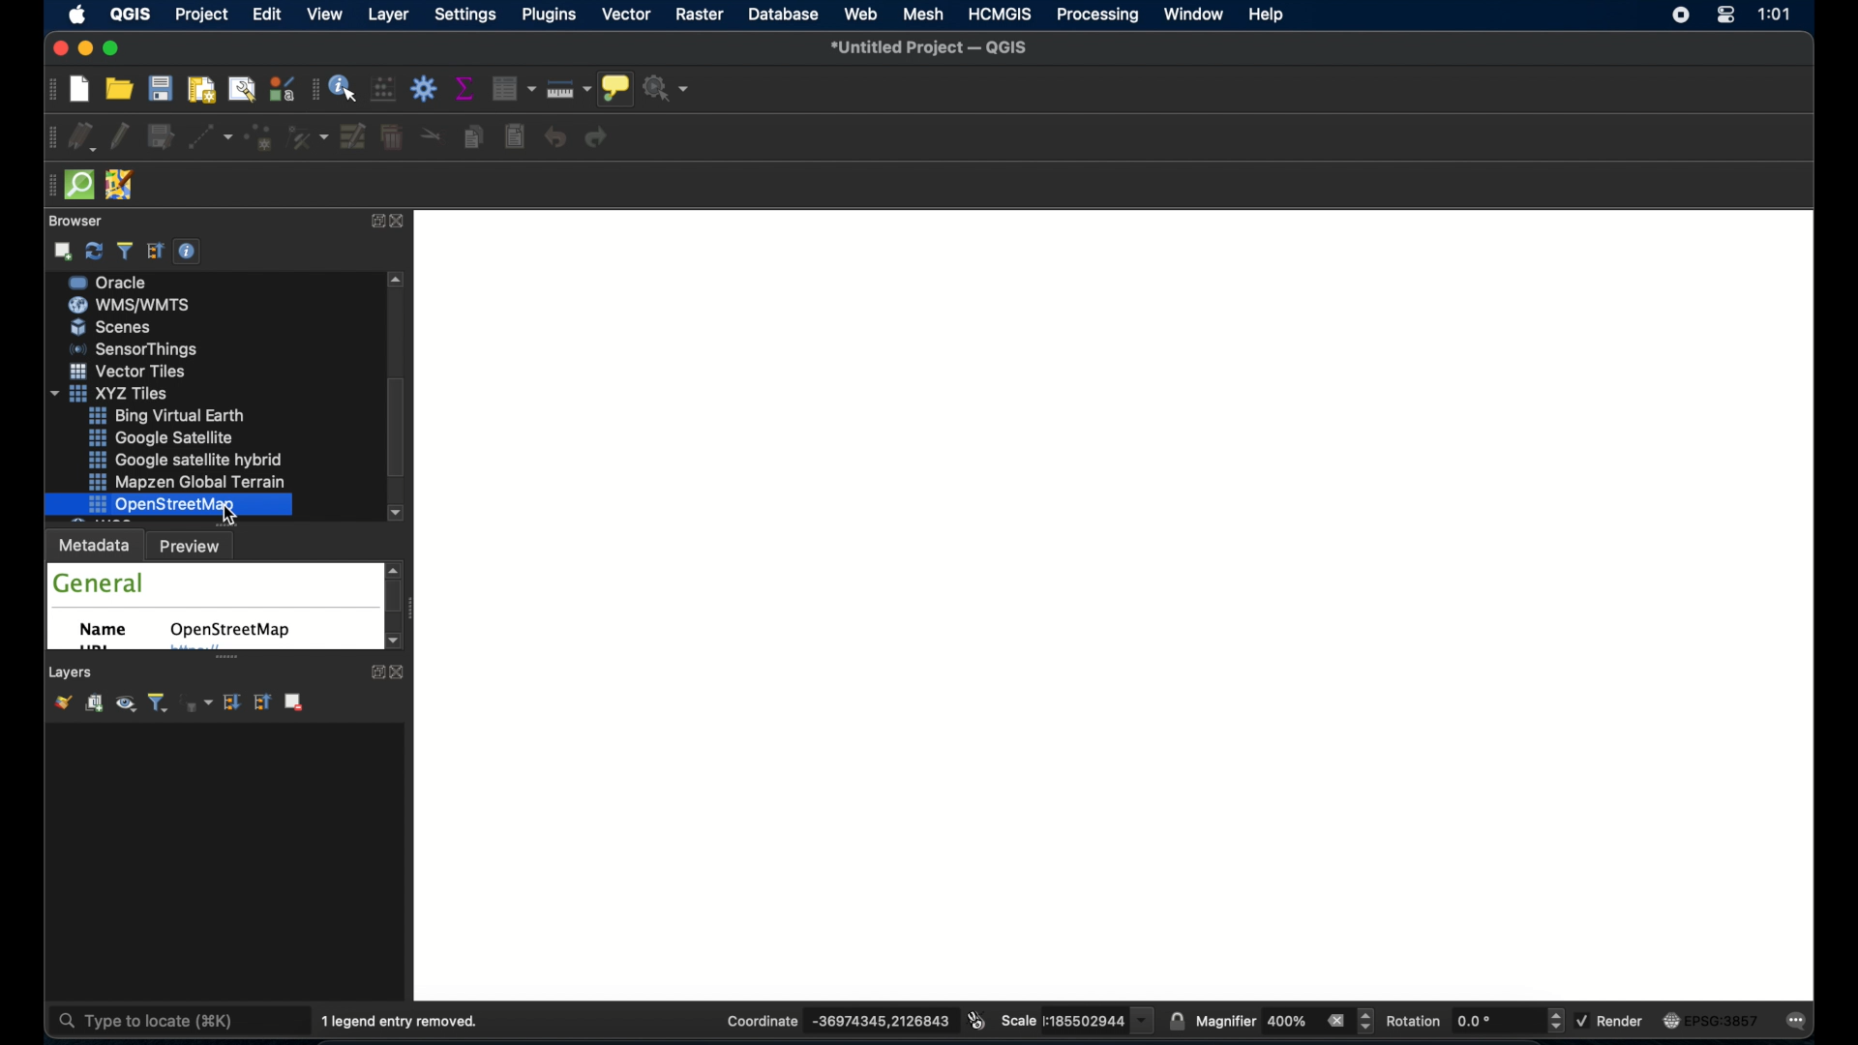 The width and height of the screenshot is (1858, 1045). What do you see at coordinates (1613, 1022) in the screenshot?
I see `render` at bounding box center [1613, 1022].